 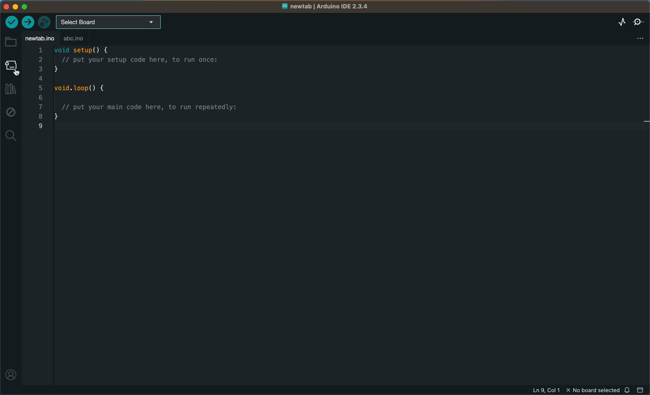 I want to click on upload, so click(x=28, y=22).